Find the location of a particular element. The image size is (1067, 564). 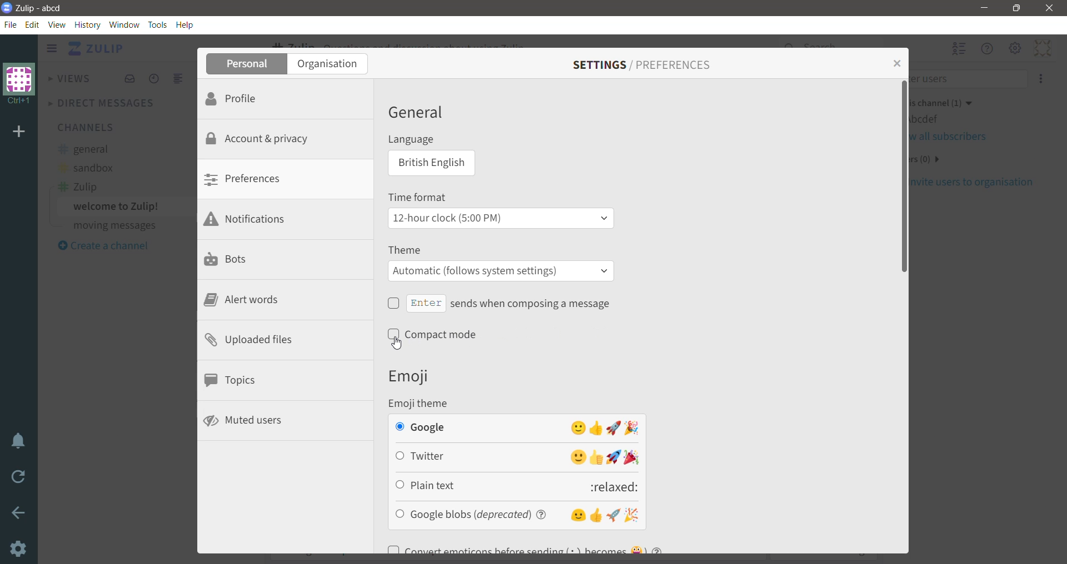

welcome to Zulip is located at coordinates (118, 207).